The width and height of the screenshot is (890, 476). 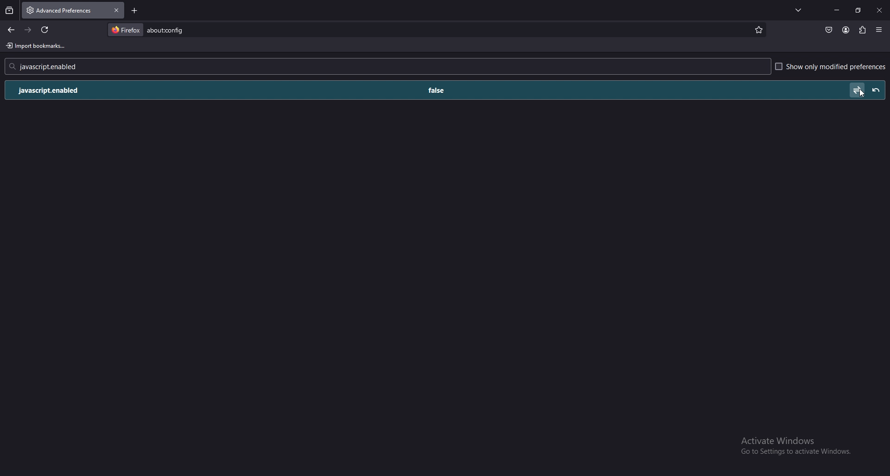 What do you see at coordinates (126, 29) in the screenshot?
I see `firefox` at bounding box center [126, 29].